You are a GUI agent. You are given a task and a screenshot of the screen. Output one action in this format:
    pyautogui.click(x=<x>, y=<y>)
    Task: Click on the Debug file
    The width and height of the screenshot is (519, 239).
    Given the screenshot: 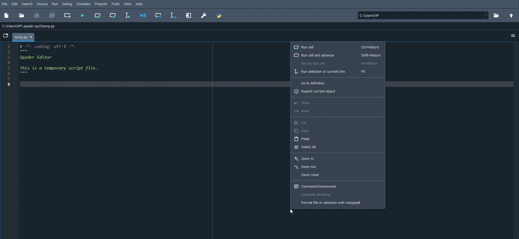 What is the action you would take?
    pyautogui.click(x=143, y=15)
    